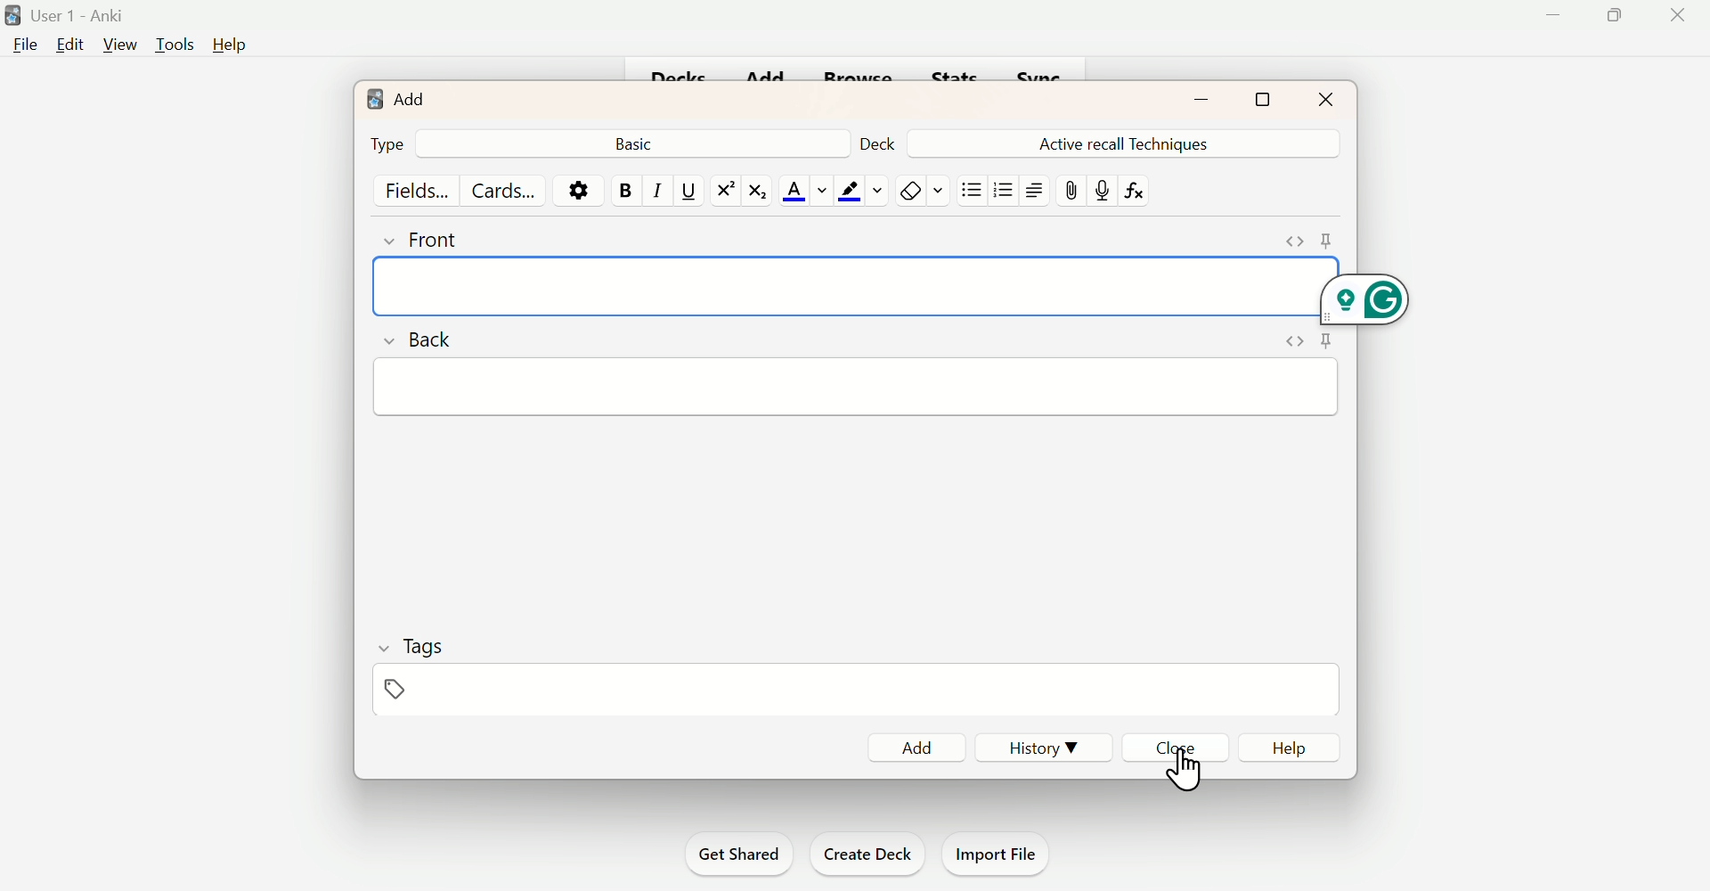  I want to click on Pin, so click(1304, 235).